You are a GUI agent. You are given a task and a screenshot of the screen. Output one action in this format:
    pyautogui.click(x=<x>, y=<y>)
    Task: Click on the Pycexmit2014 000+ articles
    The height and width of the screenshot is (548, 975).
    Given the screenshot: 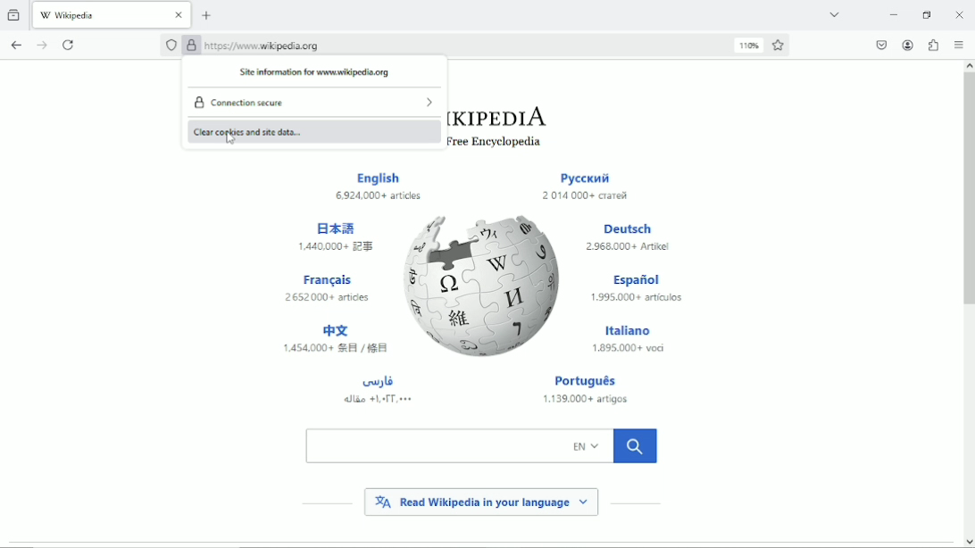 What is the action you would take?
    pyautogui.click(x=585, y=187)
    